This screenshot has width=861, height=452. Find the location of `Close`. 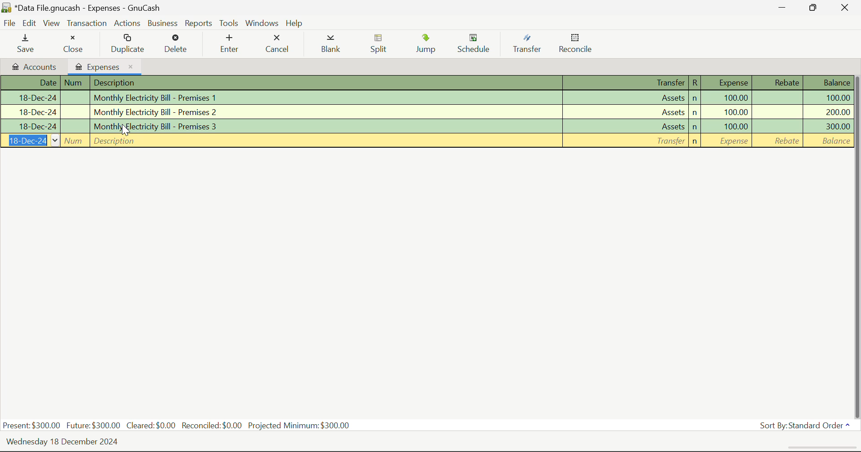

Close is located at coordinates (73, 45).